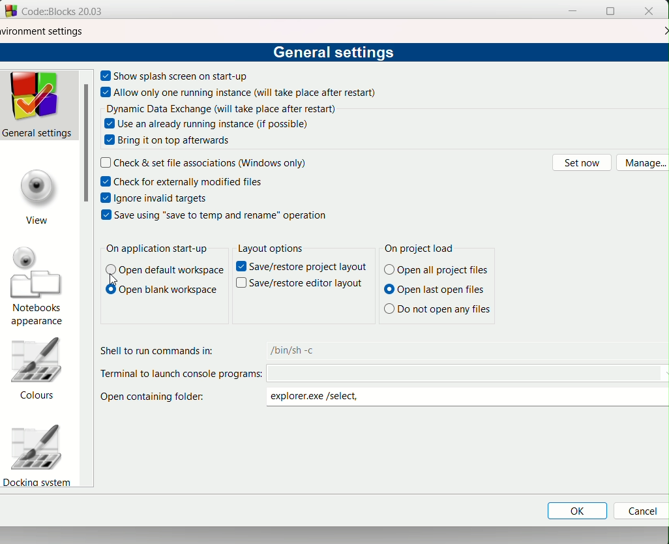 This screenshot has width=669, height=544. Describe the element at coordinates (42, 370) in the screenshot. I see `colours` at that location.